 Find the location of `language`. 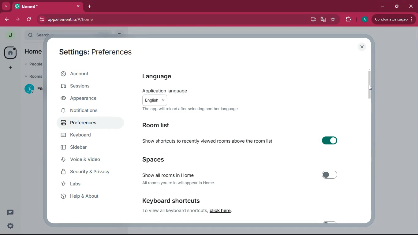

language is located at coordinates (194, 96).